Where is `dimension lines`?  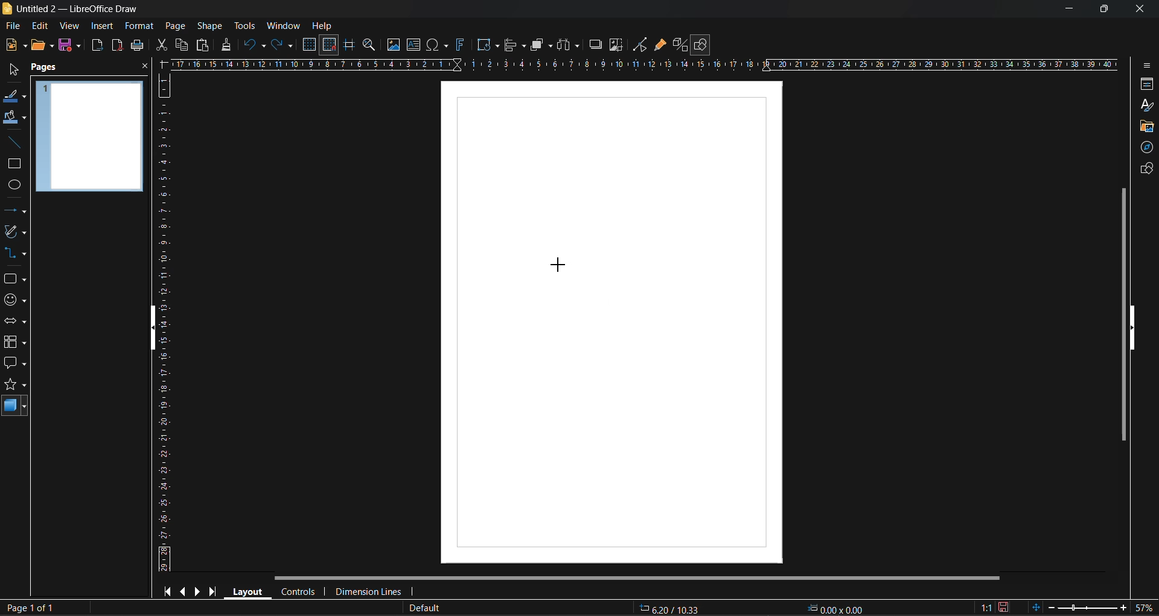 dimension lines is located at coordinates (369, 589).